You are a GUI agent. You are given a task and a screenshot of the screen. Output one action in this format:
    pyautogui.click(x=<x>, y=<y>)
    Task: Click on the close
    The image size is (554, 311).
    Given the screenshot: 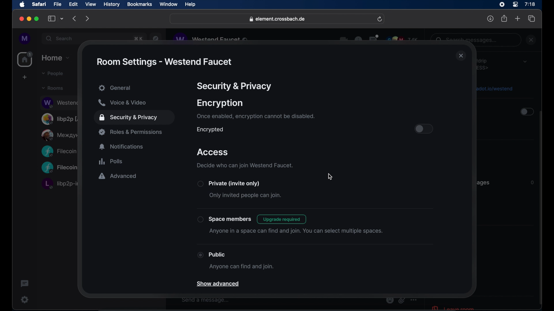 What is the action you would take?
    pyautogui.click(x=532, y=40)
    